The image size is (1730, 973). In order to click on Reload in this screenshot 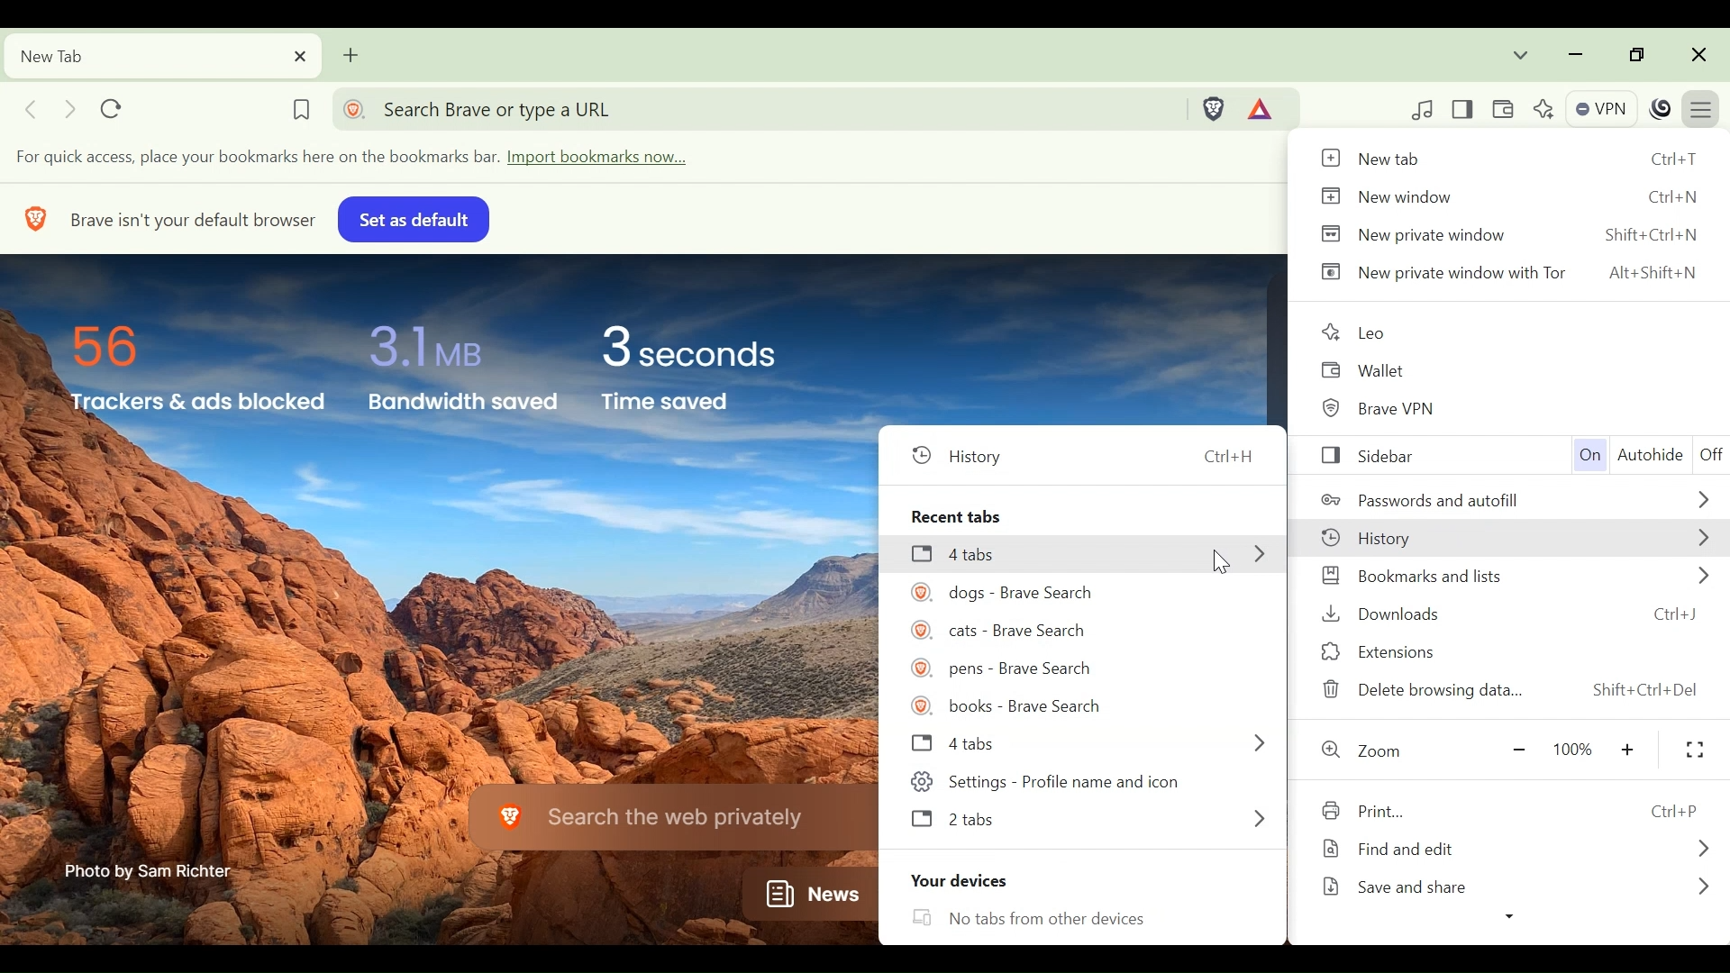, I will do `click(115, 105)`.